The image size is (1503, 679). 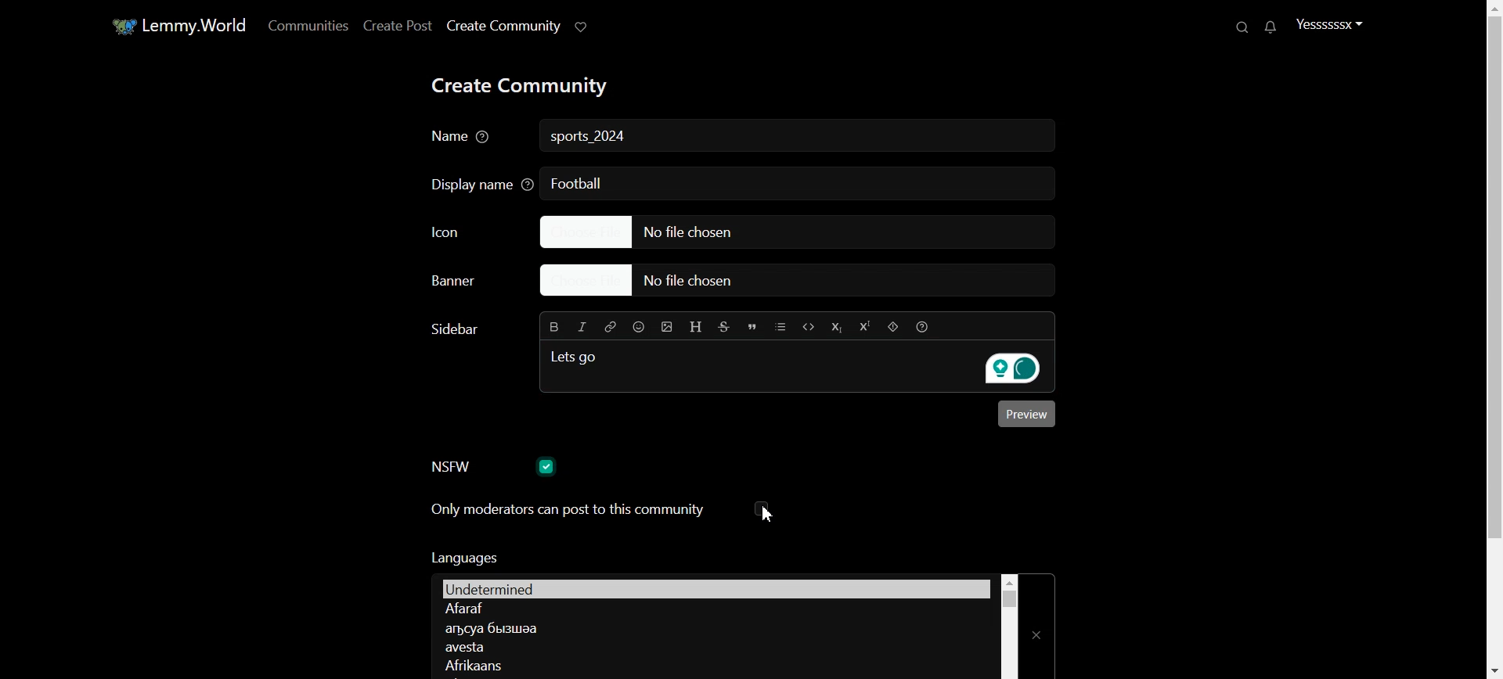 I want to click on Name, so click(x=463, y=138).